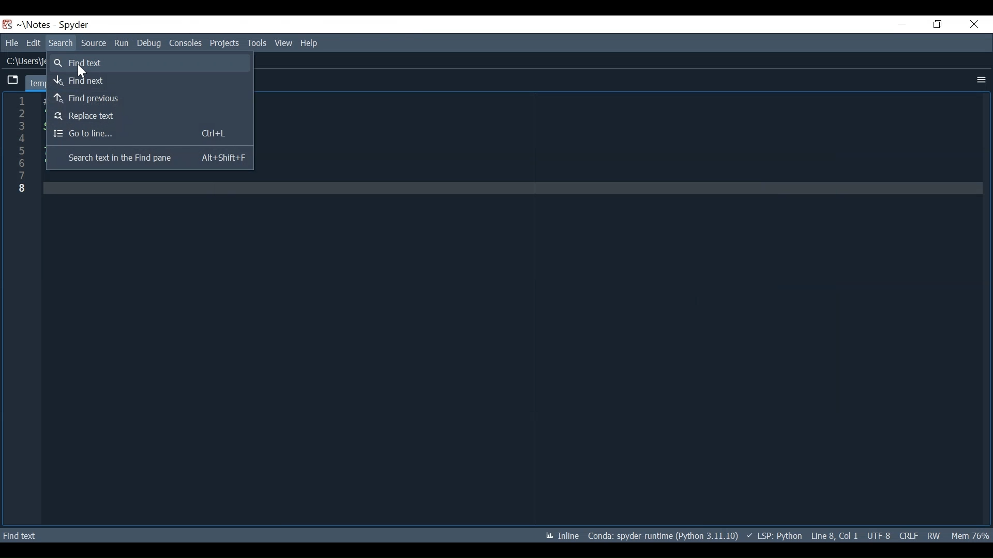  What do you see at coordinates (144, 64) in the screenshot?
I see `Find Text` at bounding box center [144, 64].